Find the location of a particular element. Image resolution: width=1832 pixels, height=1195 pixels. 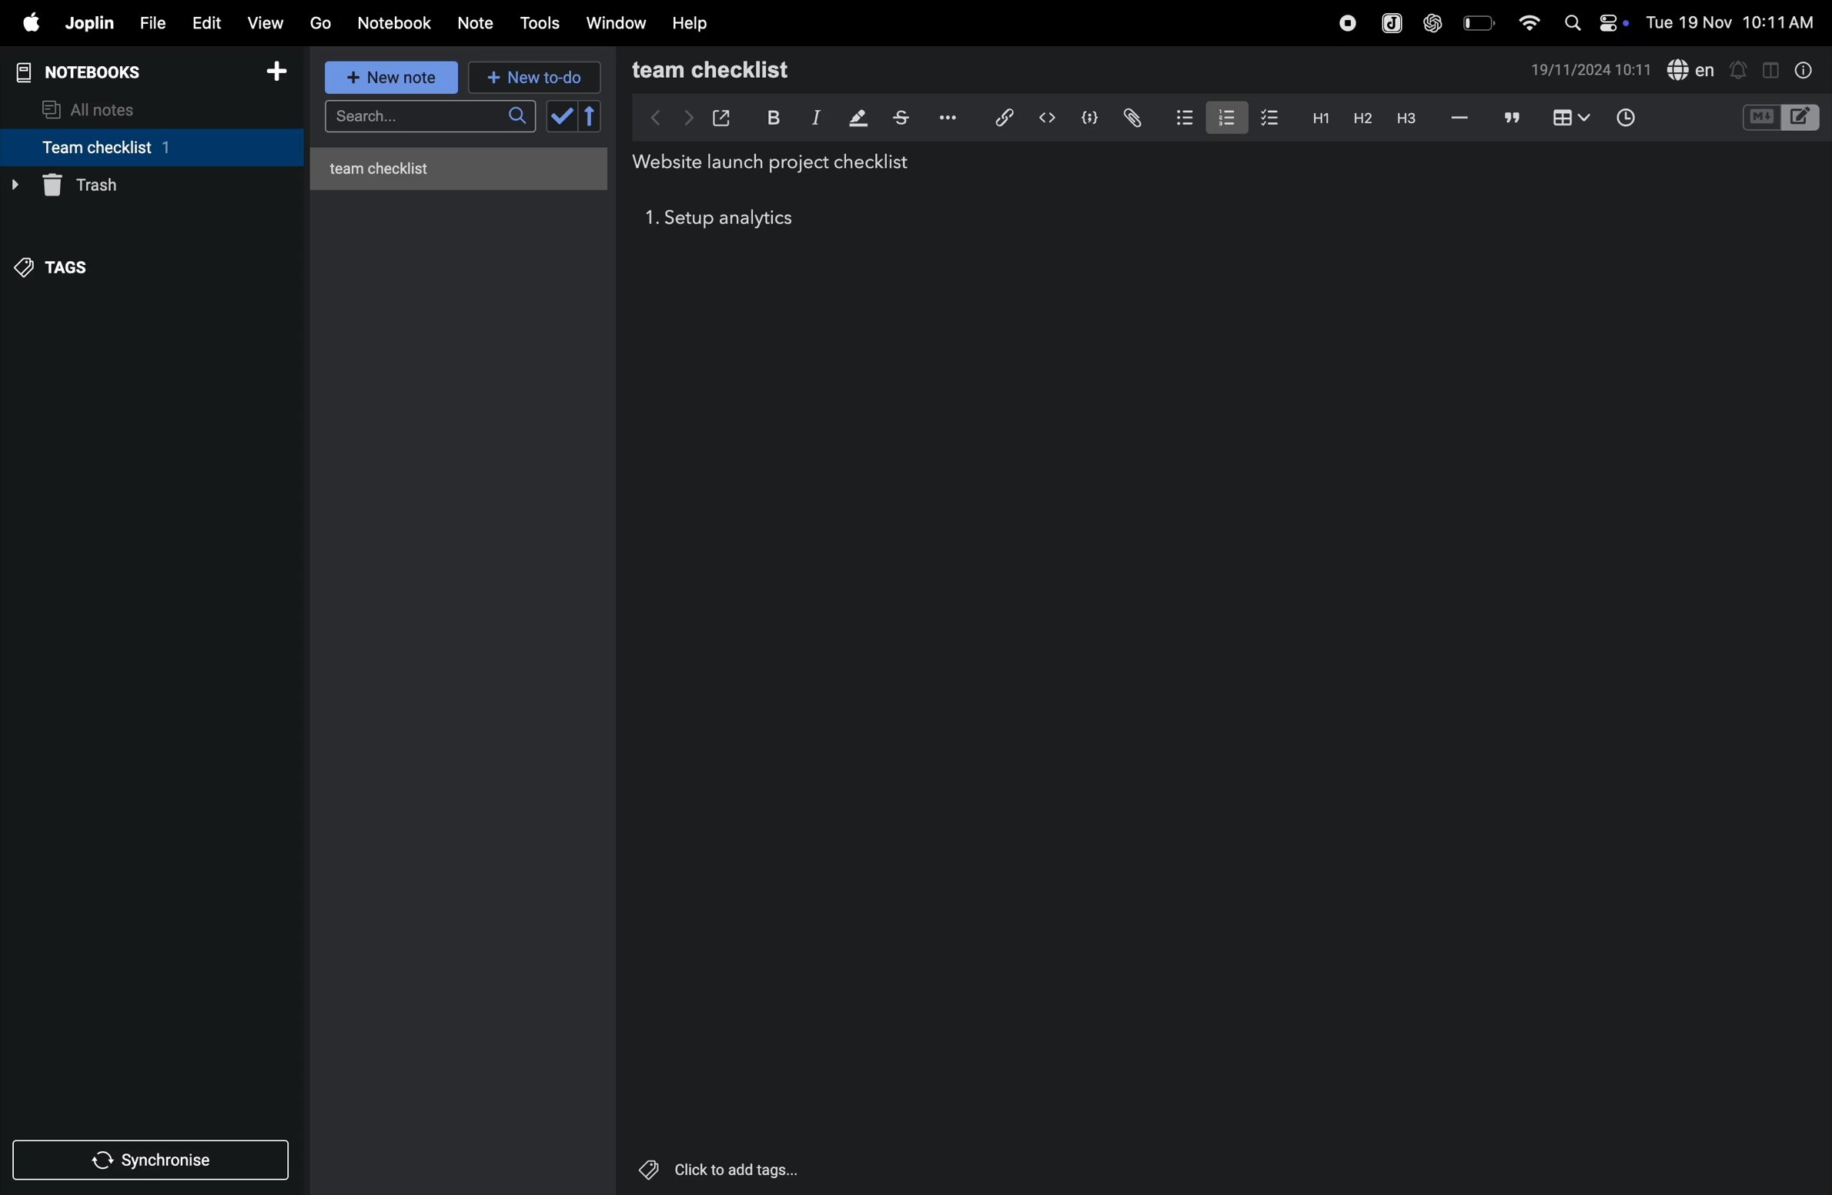

info is located at coordinates (1800, 69).